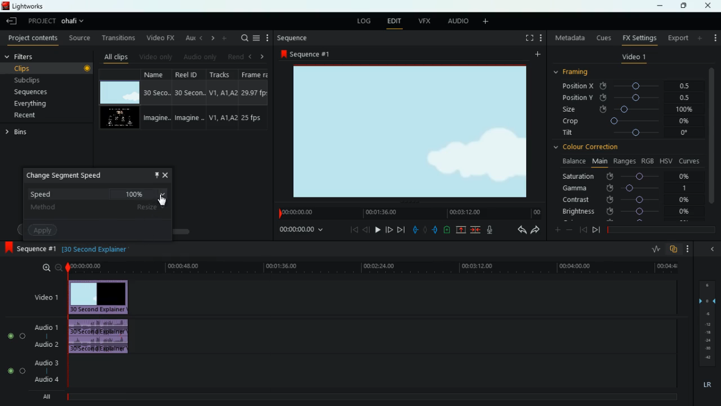  What do you see at coordinates (47, 327) in the screenshot?
I see `audio 1` at bounding box center [47, 327].